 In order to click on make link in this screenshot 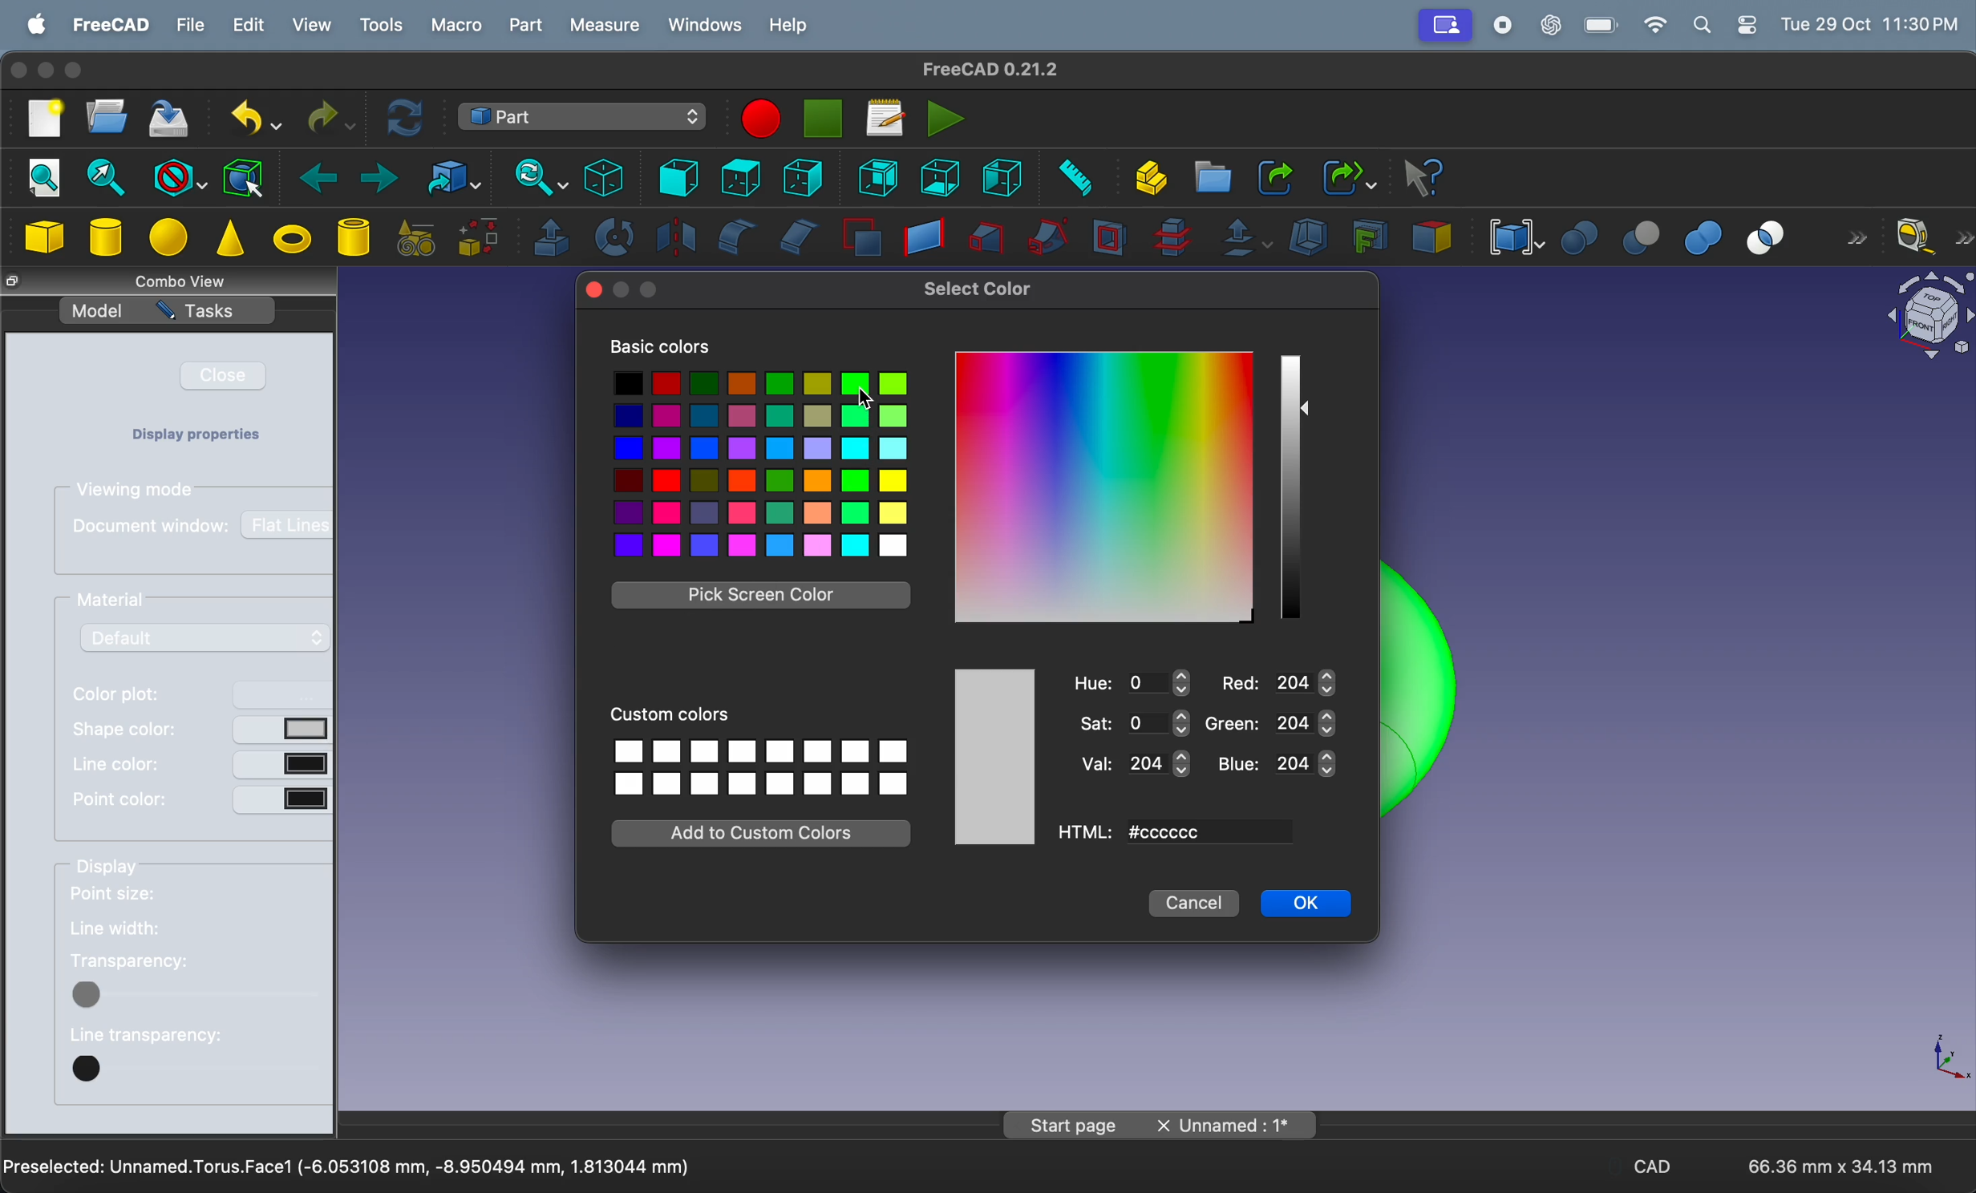, I will do `click(1275, 177)`.